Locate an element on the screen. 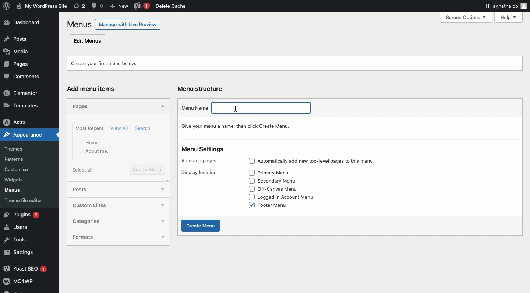 The width and height of the screenshot is (530, 293). Theme file editor is located at coordinates (30, 202).